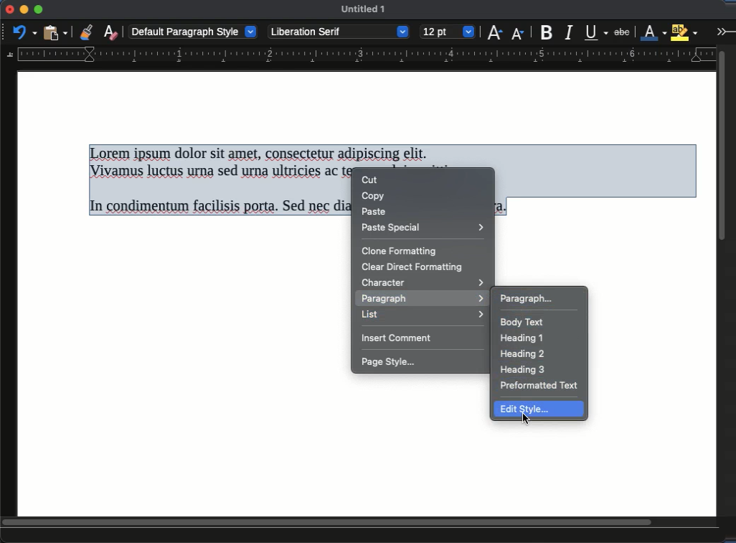 This screenshot has width=736, height=543. Describe the element at coordinates (519, 32) in the screenshot. I see `decrease size` at that location.